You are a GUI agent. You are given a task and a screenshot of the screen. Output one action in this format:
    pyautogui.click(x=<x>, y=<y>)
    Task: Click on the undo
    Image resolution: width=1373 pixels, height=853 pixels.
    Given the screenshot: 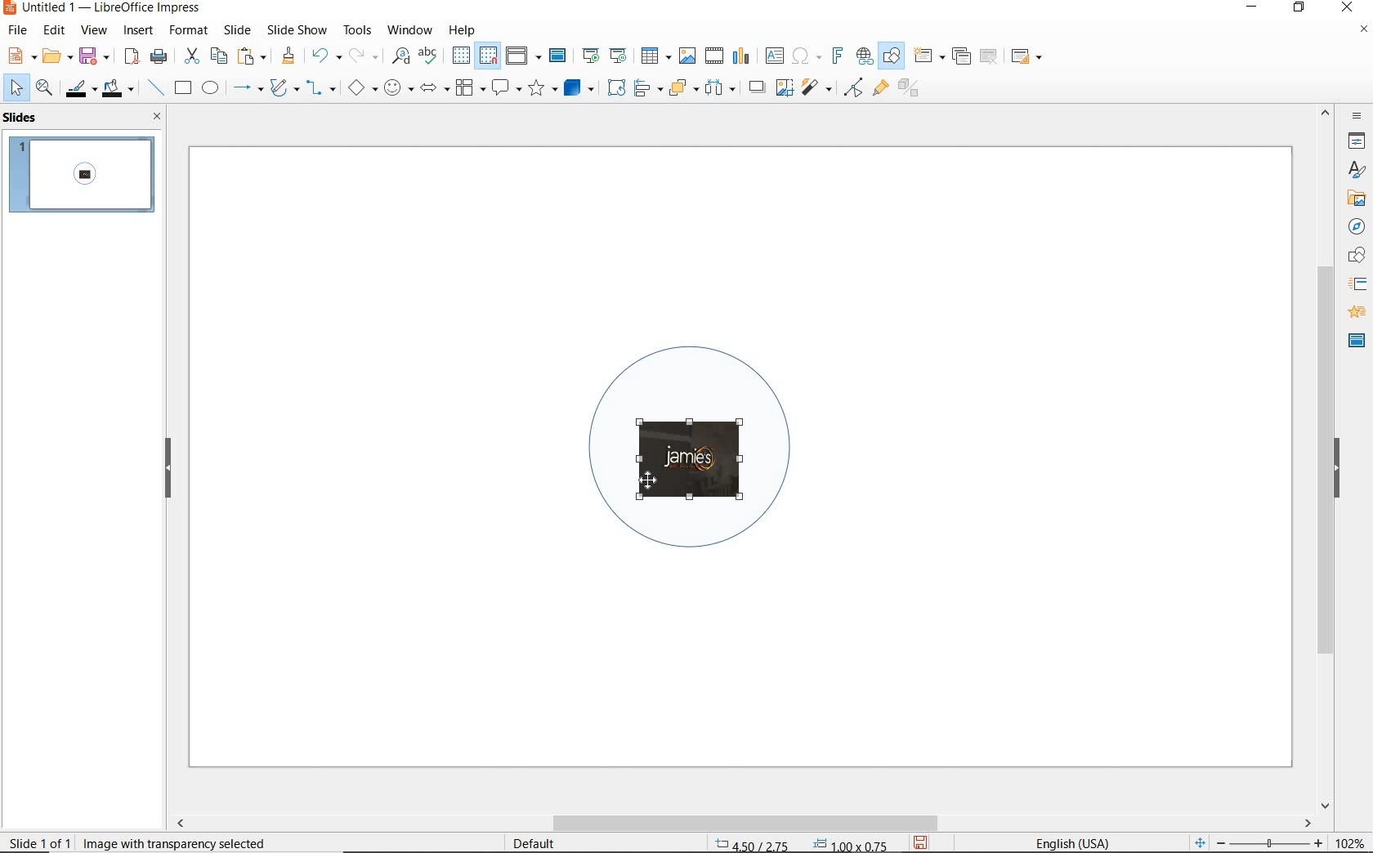 What is the action you would take?
    pyautogui.click(x=324, y=57)
    